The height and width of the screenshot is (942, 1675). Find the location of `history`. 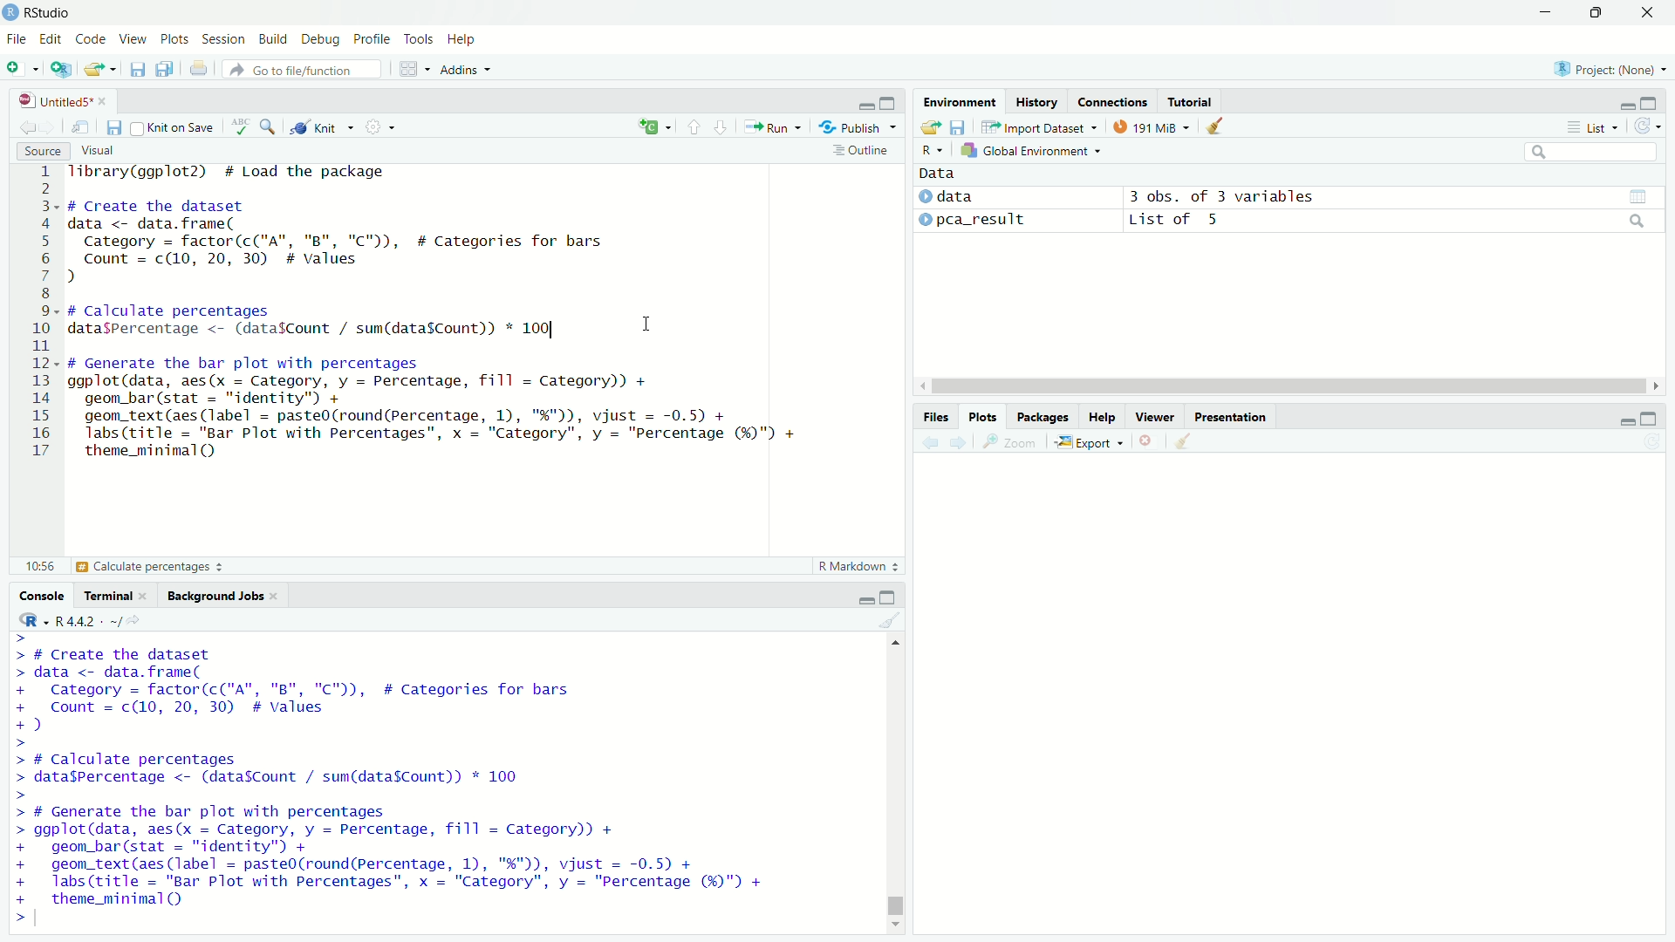

history is located at coordinates (1036, 102).